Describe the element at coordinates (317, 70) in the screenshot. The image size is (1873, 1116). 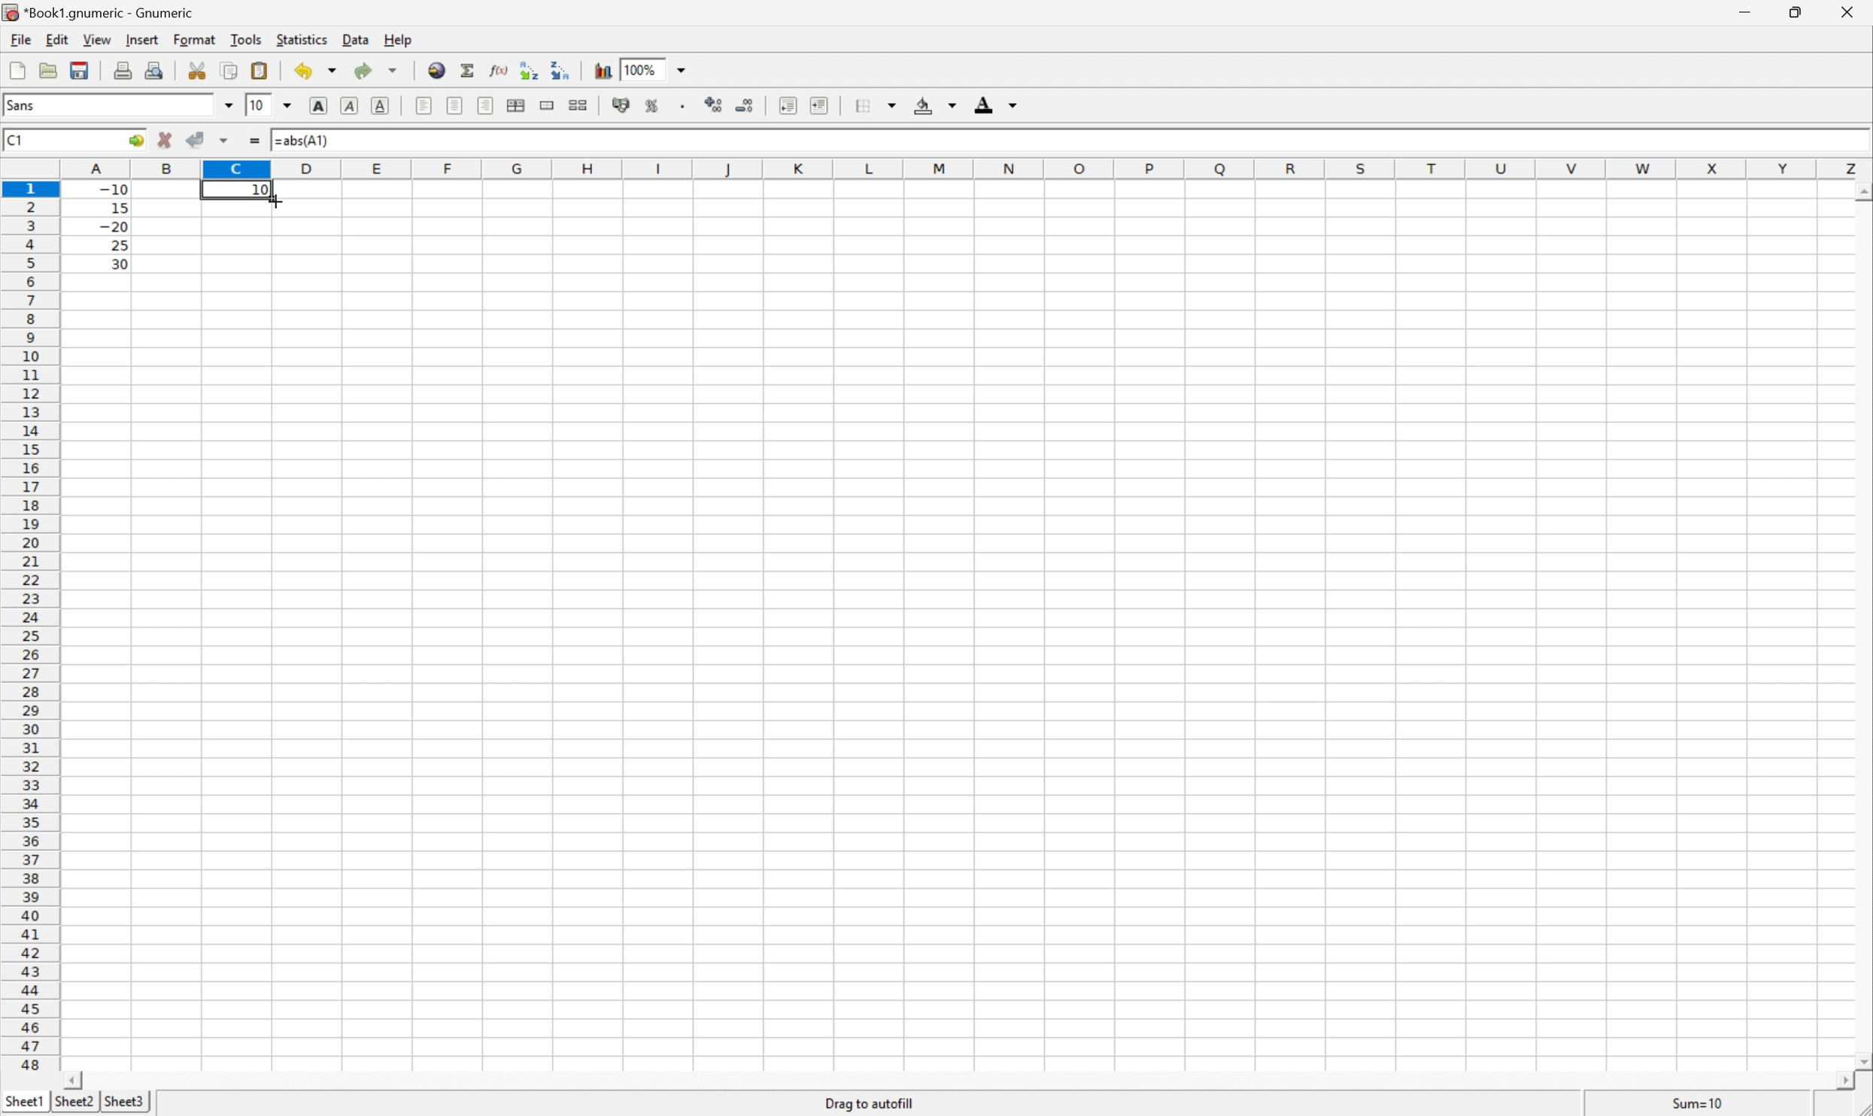
I see `Undo` at that location.